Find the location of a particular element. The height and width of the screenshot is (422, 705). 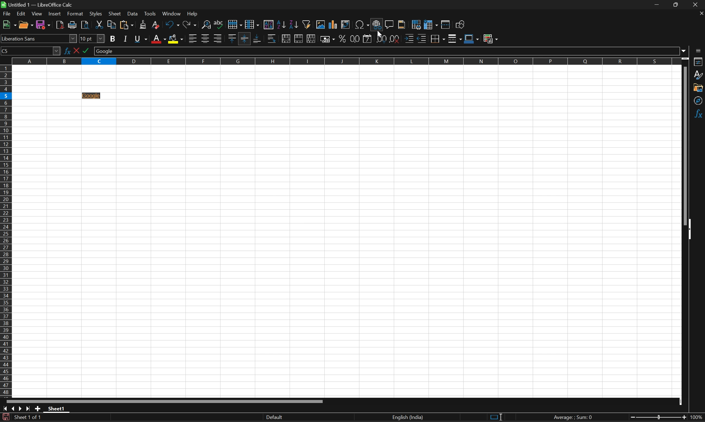

Bold is located at coordinates (114, 39).